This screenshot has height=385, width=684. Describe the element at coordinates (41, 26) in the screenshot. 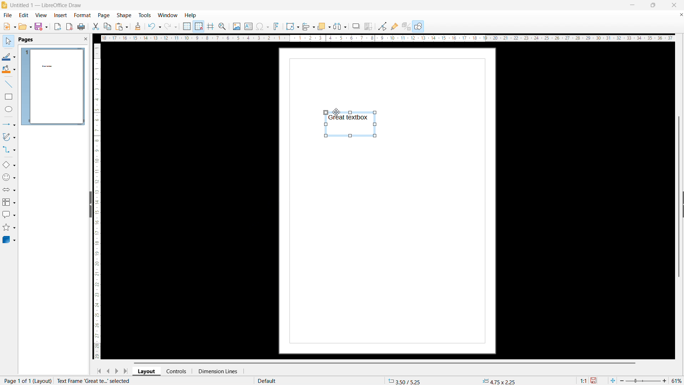

I see `save` at that location.